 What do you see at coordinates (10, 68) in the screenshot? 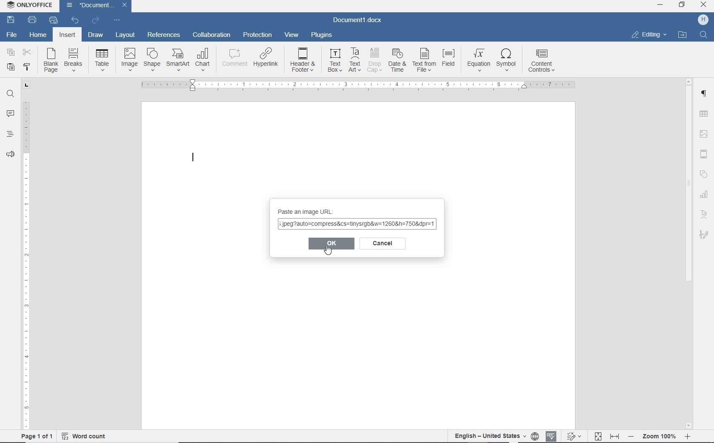
I see `paste` at bounding box center [10, 68].